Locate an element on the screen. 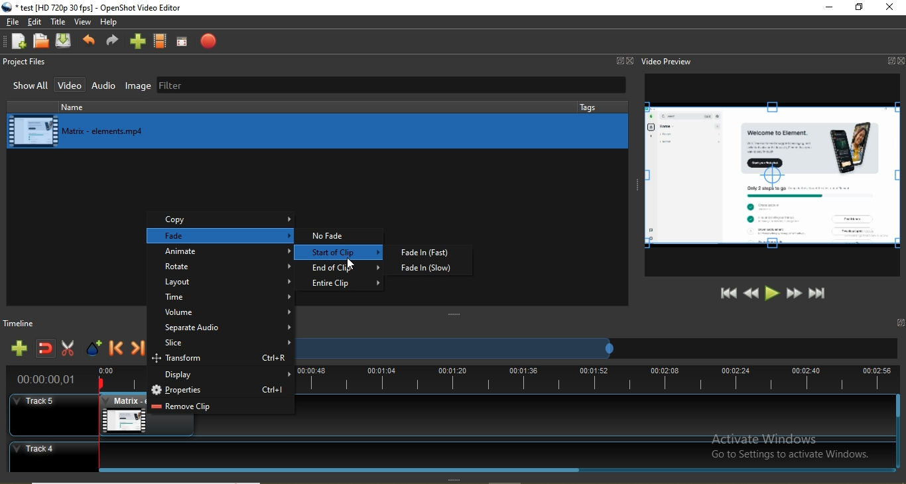  name is located at coordinates (106, 107).